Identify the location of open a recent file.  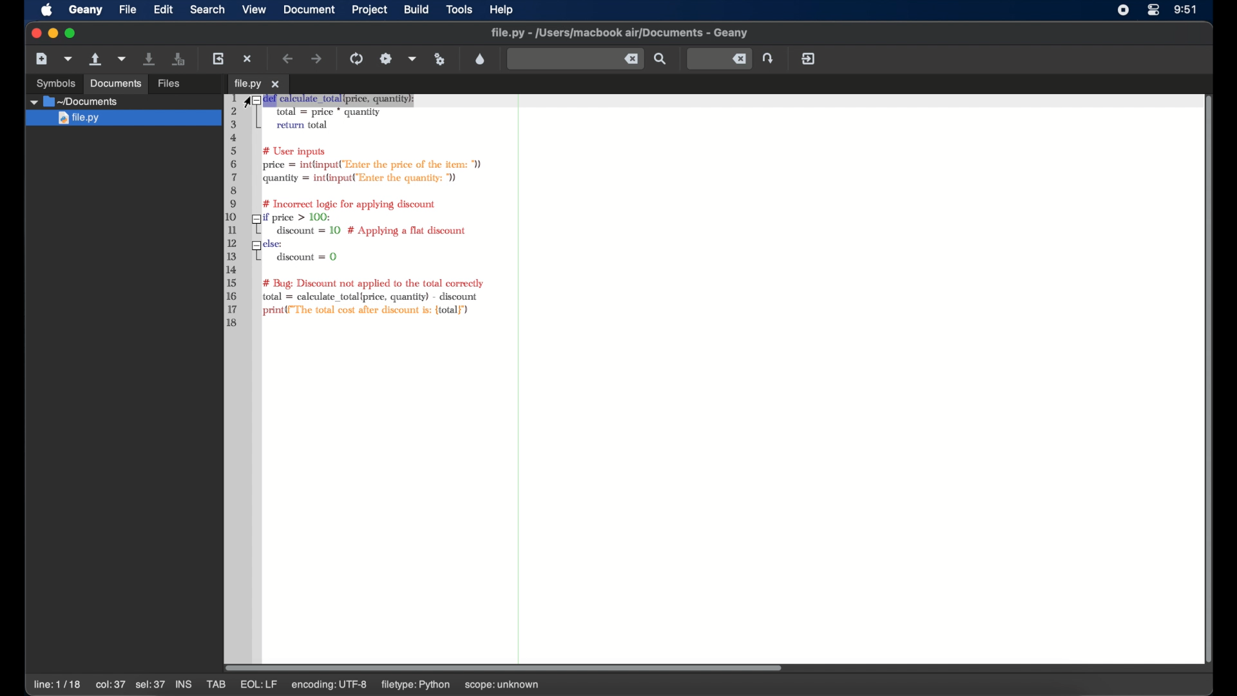
(123, 59).